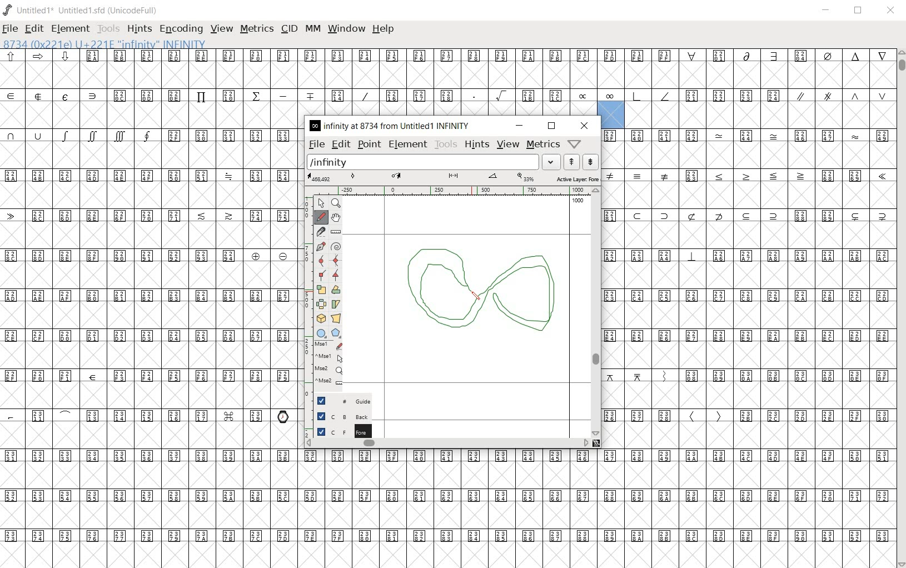  Describe the element at coordinates (448, 444) in the screenshot. I see `scrollbar` at that location.